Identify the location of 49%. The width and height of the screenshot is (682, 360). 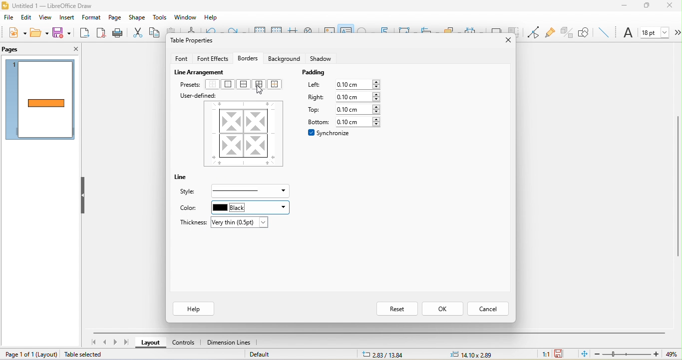
(671, 355).